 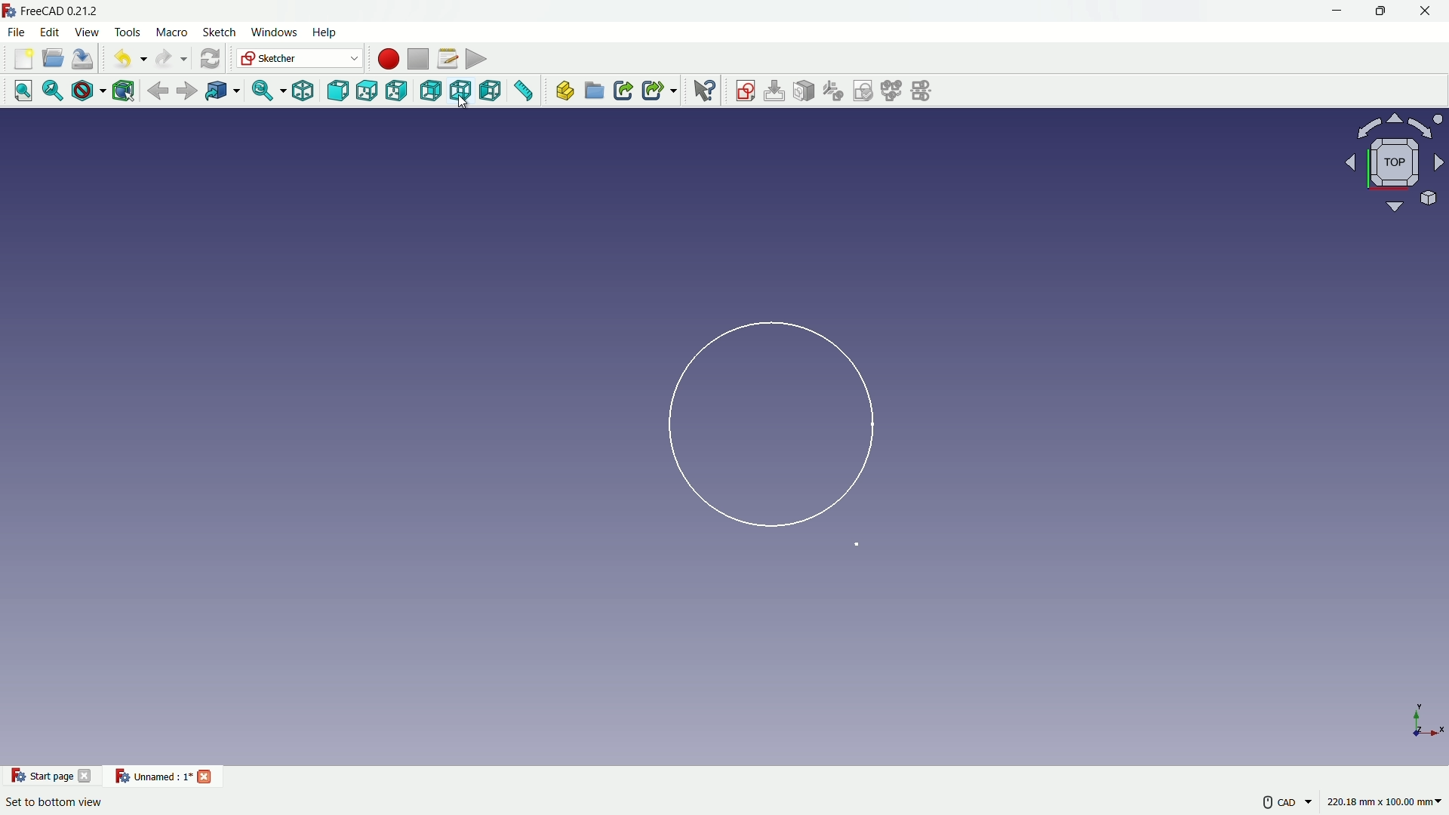 I want to click on mirror sketches, so click(x=924, y=91).